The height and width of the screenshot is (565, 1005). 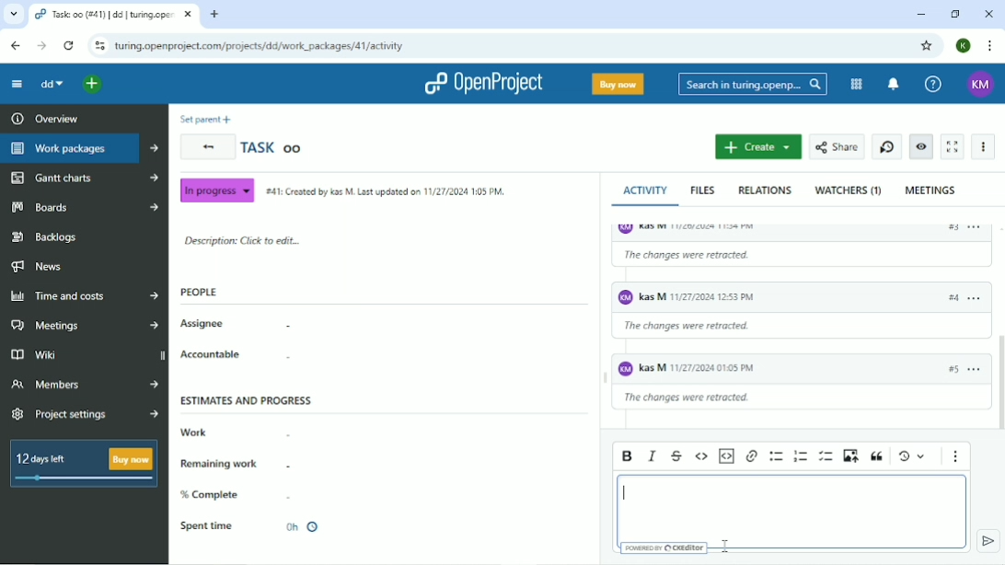 What do you see at coordinates (80, 463) in the screenshot?
I see `12 days left Buy now` at bounding box center [80, 463].